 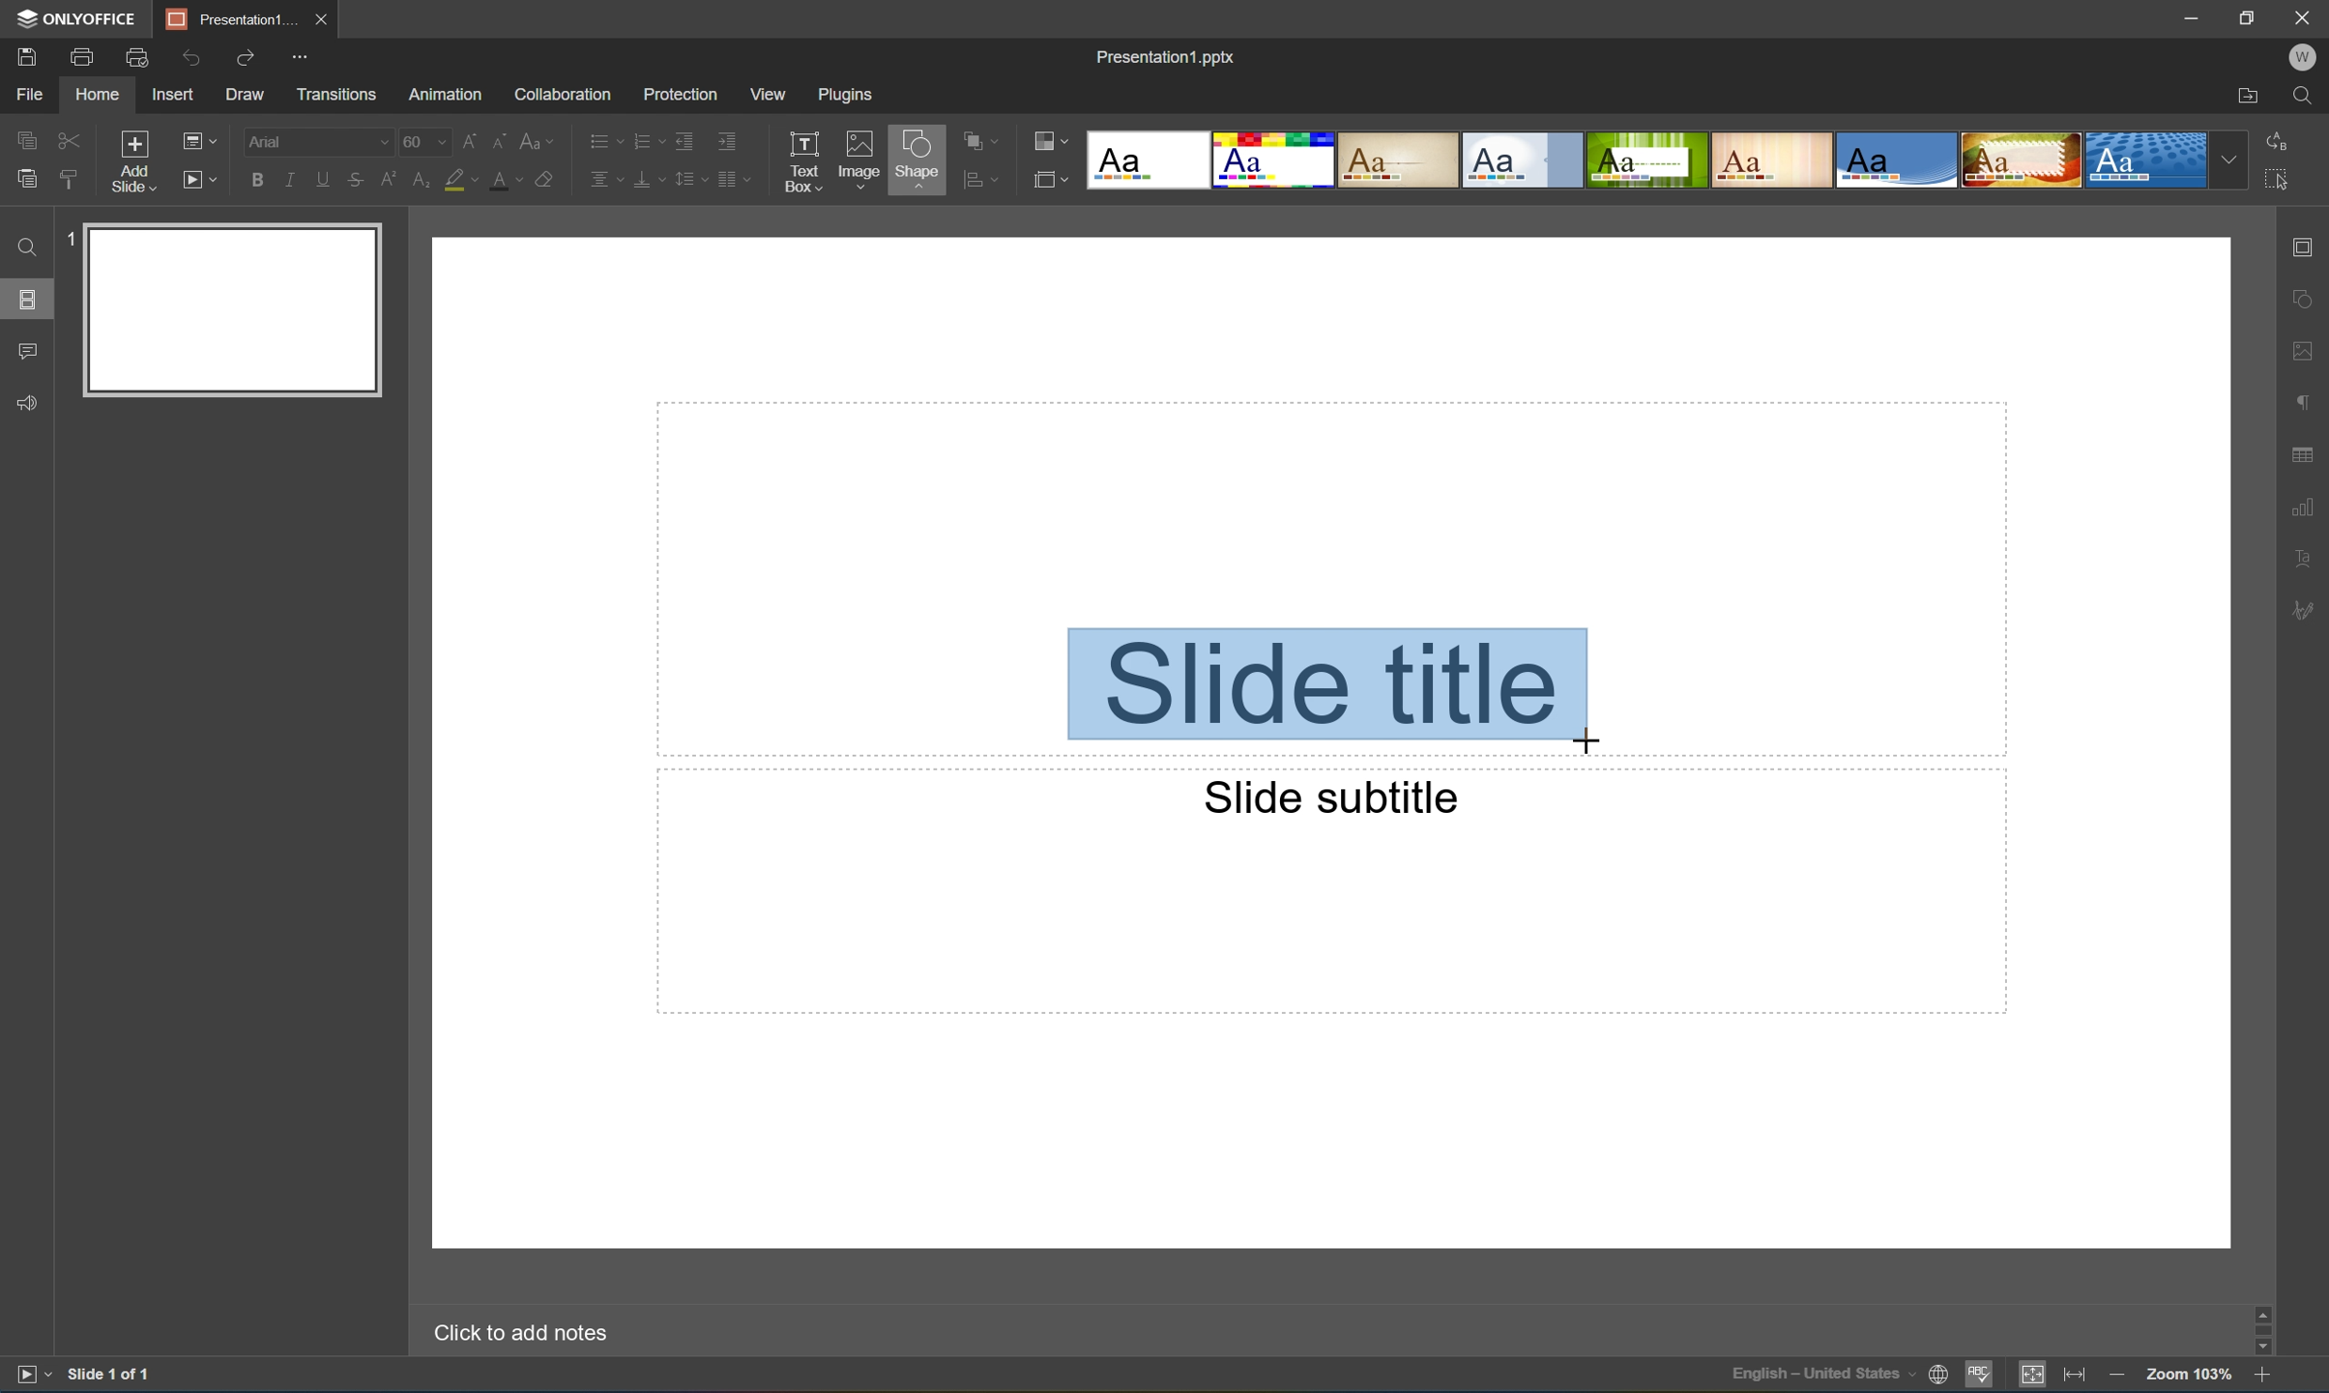 What do you see at coordinates (177, 96) in the screenshot?
I see `Insert` at bounding box center [177, 96].